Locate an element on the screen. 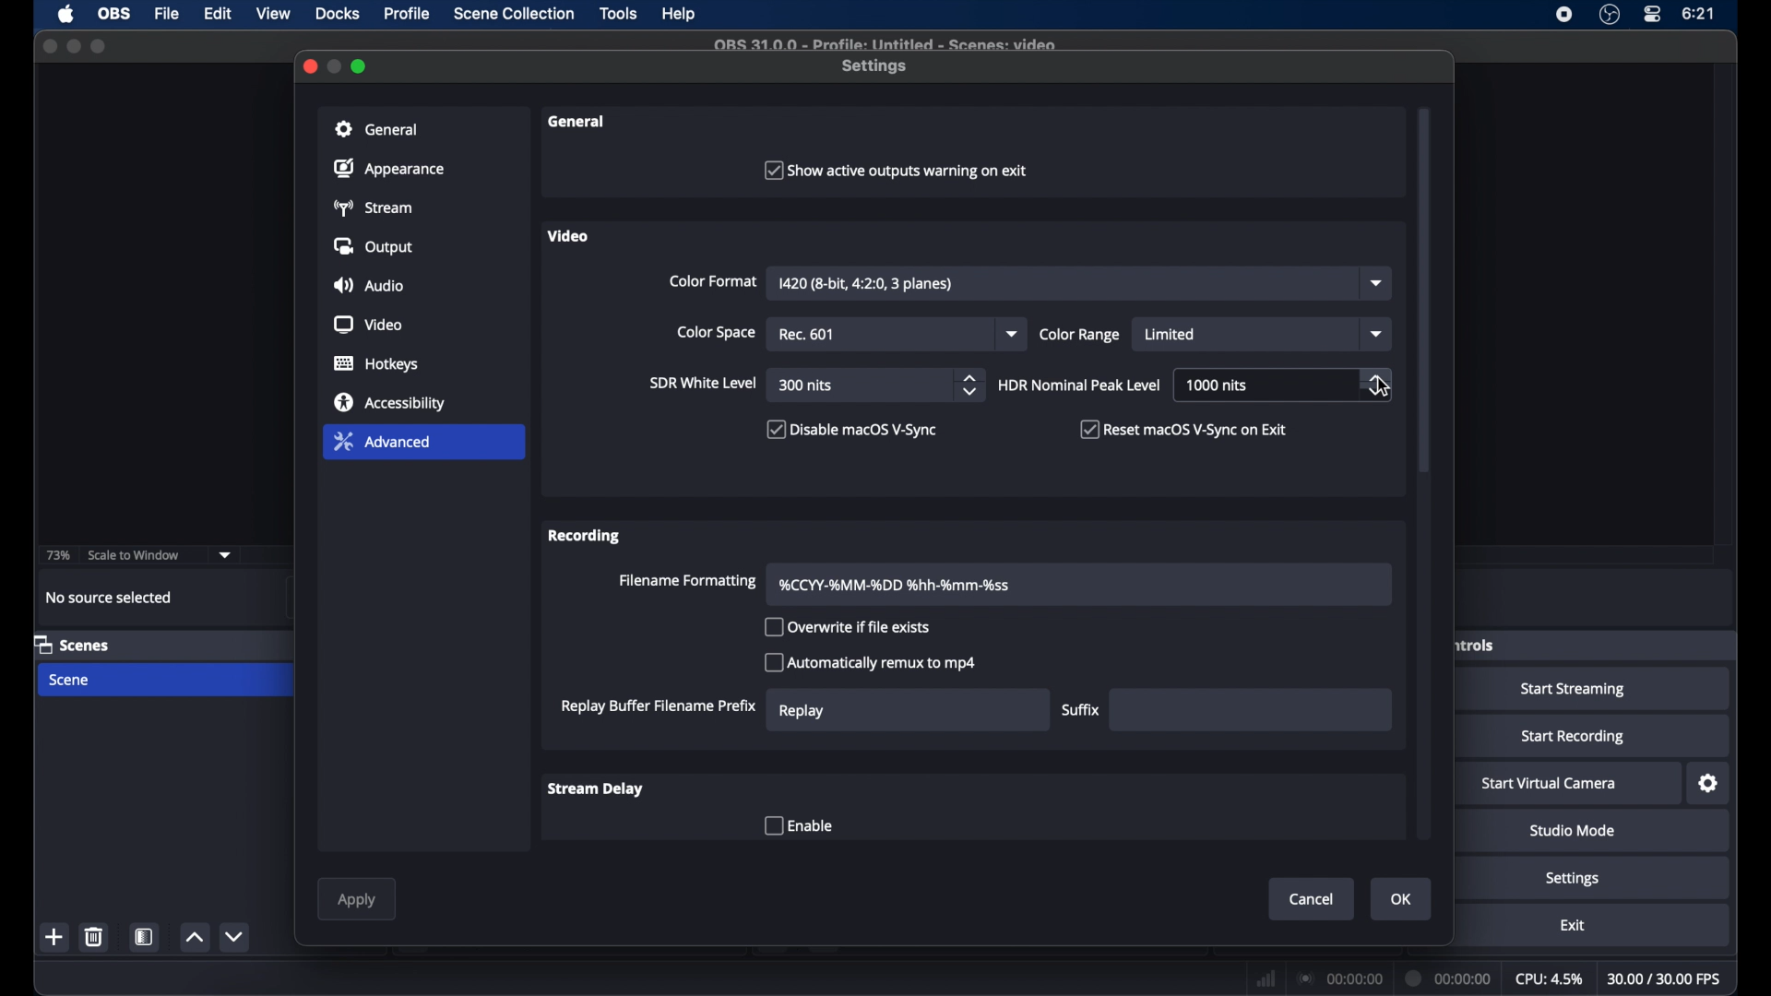 This screenshot has width=1771, height=996. [J Automatically remux to mp4. is located at coordinates (873, 665).